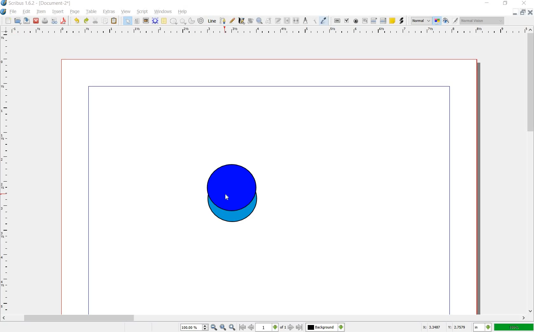 The height and width of the screenshot is (332, 534). Describe the element at coordinates (63, 21) in the screenshot. I see `save as pdf` at that location.